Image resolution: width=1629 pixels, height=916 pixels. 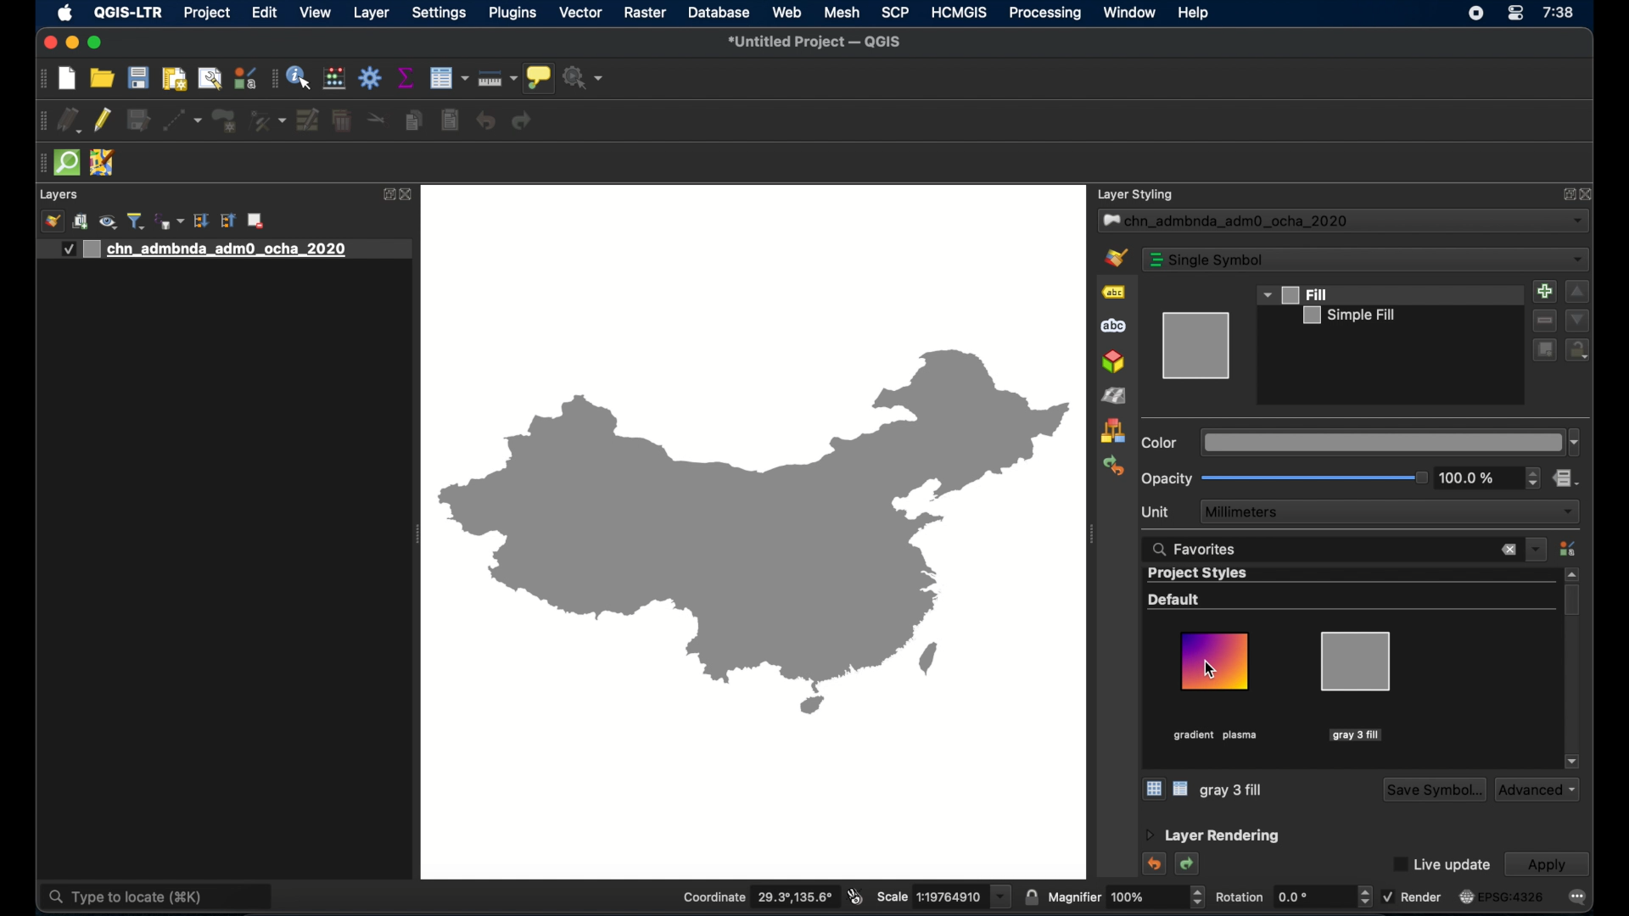 What do you see at coordinates (1343, 221) in the screenshot?
I see `layer dropdown` at bounding box center [1343, 221].